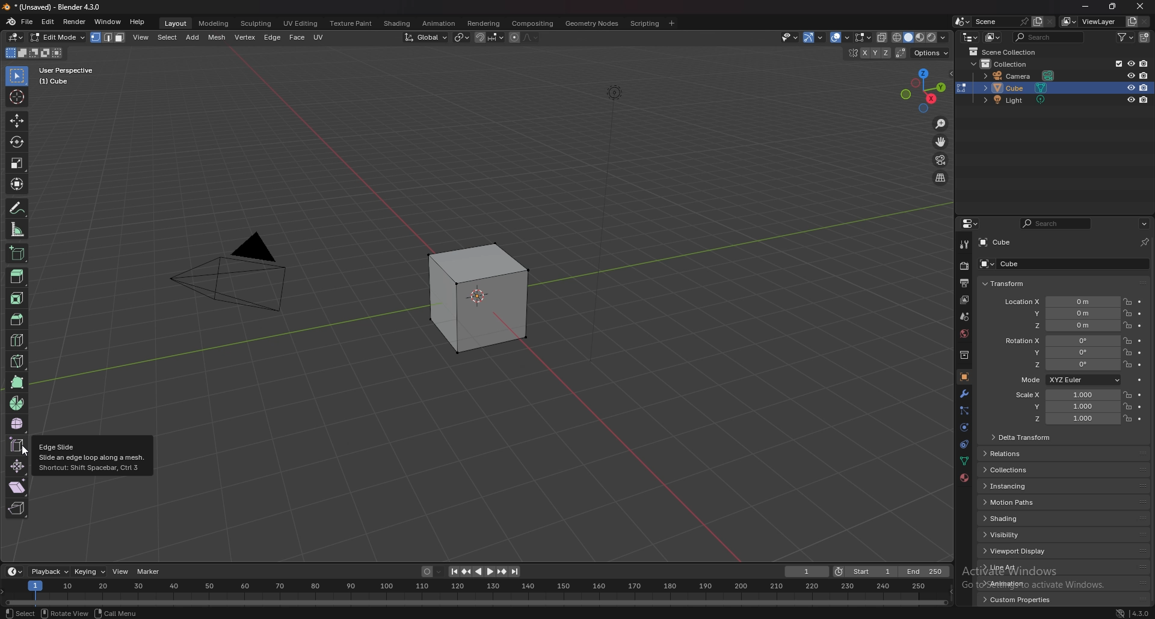 This screenshot has height=619, width=1155. Describe the element at coordinates (1055, 88) in the screenshot. I see `cube` at that location.